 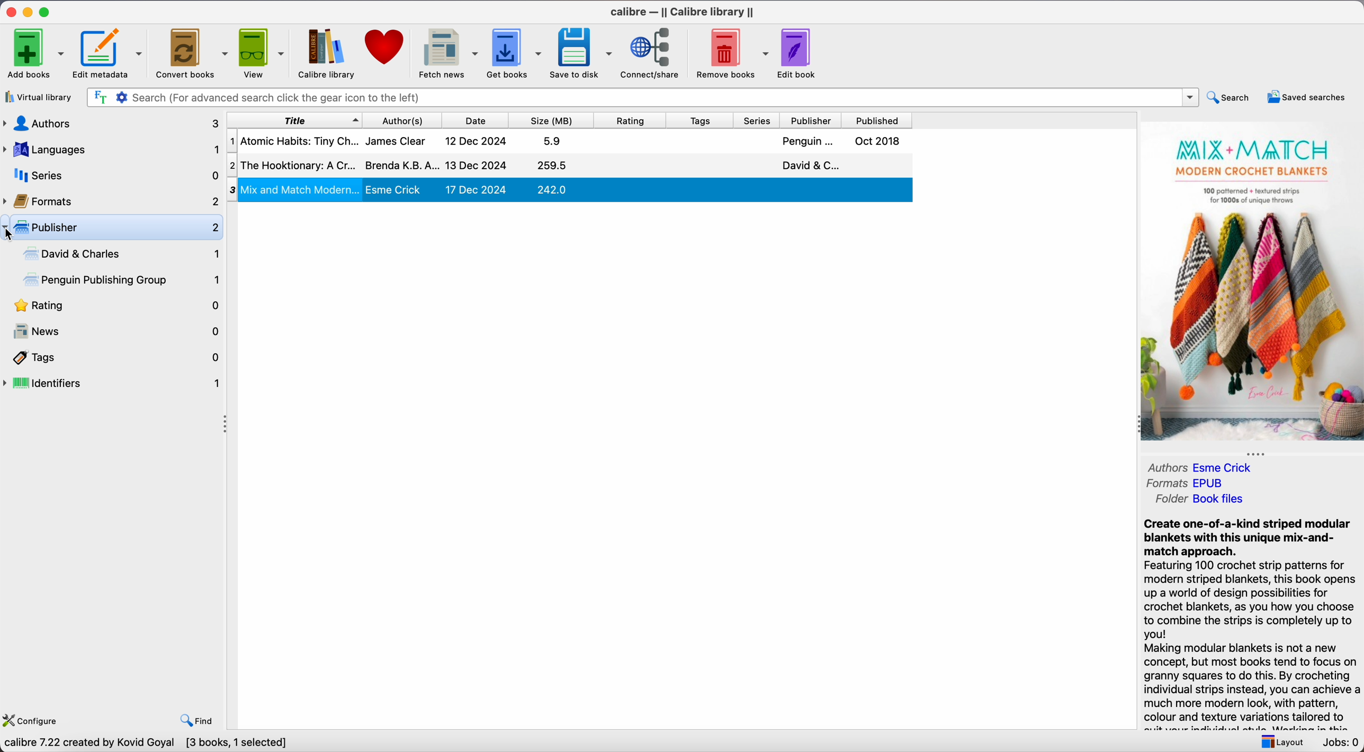 I want to click on title, so click(x=294, y=120).